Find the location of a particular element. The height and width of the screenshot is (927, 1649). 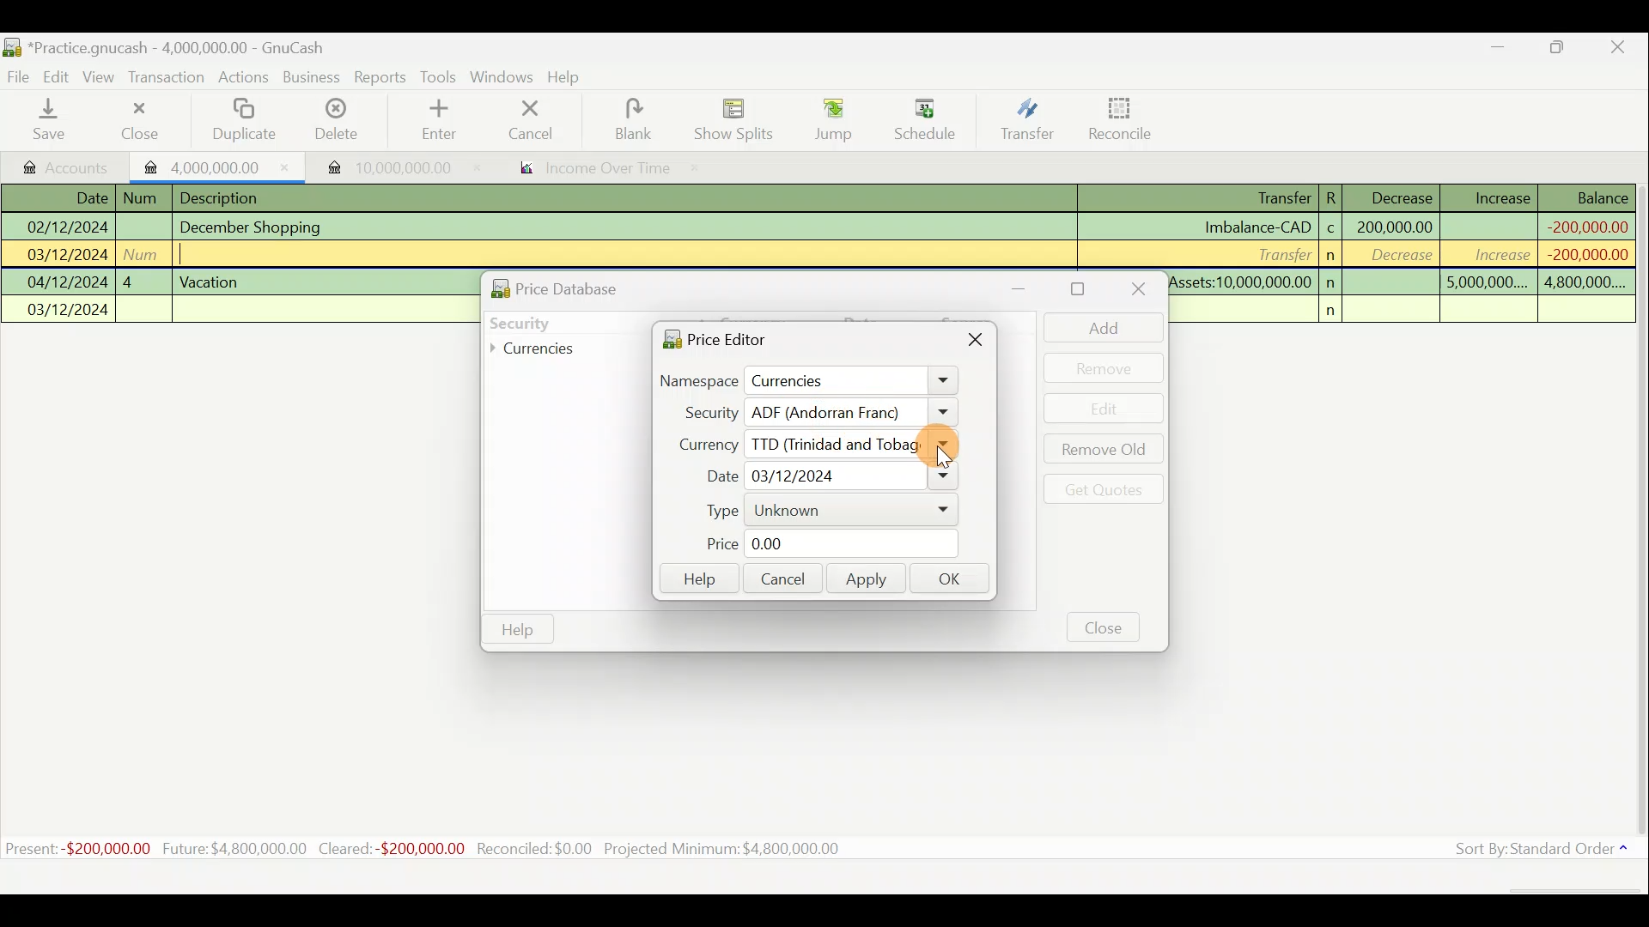

Description is located at coordinates (225, 196).